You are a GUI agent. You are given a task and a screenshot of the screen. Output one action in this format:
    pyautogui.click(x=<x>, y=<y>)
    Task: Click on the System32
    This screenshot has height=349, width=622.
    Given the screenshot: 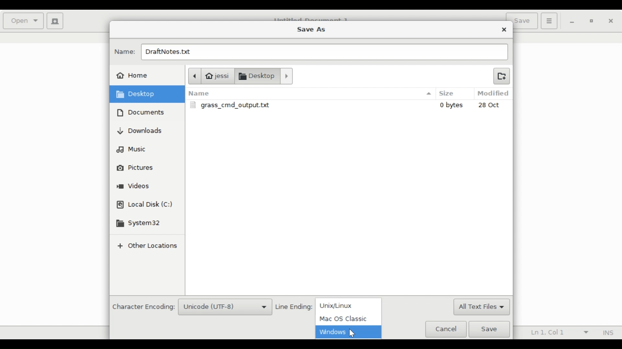 What is the action you would take?
    pyautogui.click(x=140, y=224)
    